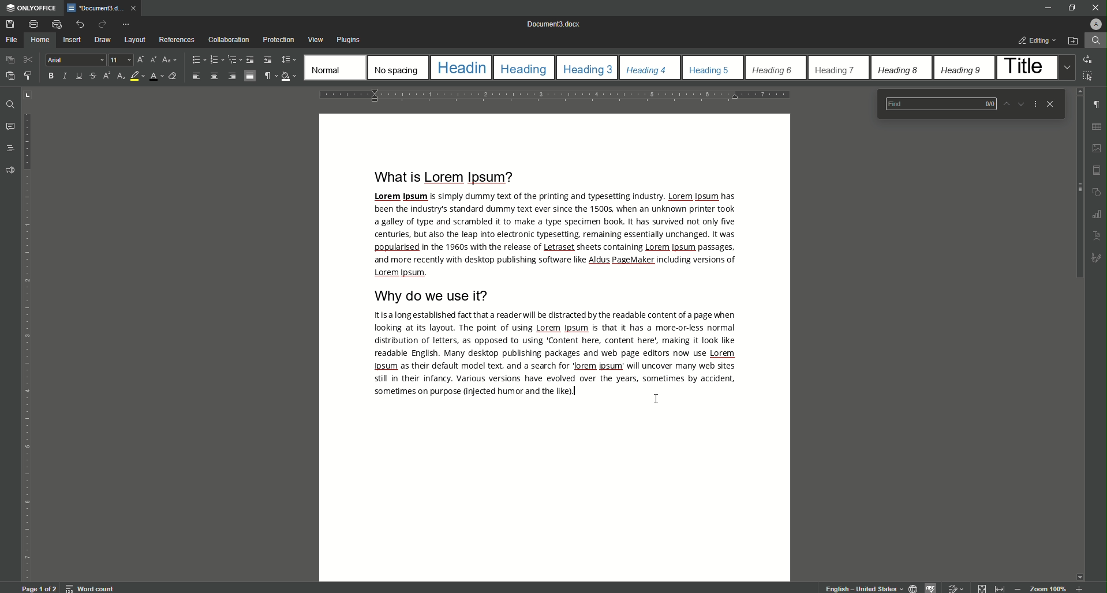 This screenshot has height=593, width=1107. Describe the element at coordinates (29, 385) in the screenshot. I see `vertical scale` at that location.